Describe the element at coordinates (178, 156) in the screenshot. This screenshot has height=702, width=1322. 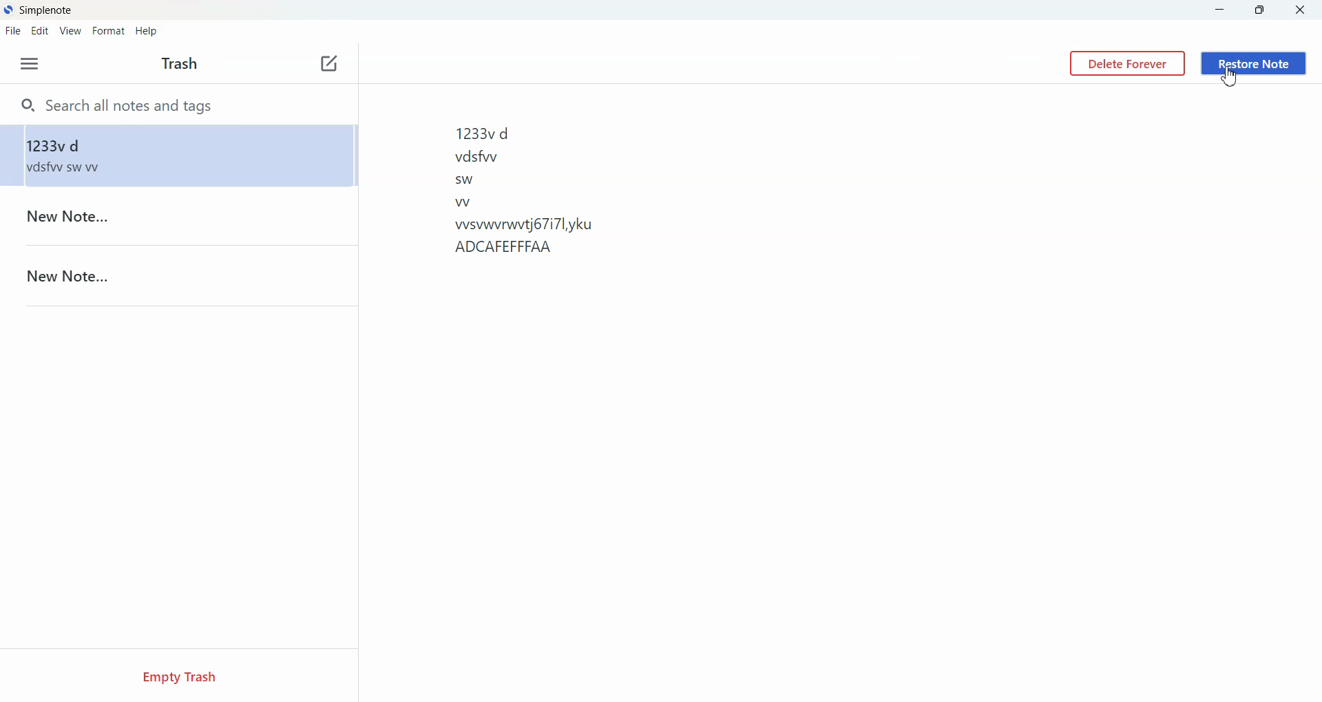
I see `1233v d` at that location.